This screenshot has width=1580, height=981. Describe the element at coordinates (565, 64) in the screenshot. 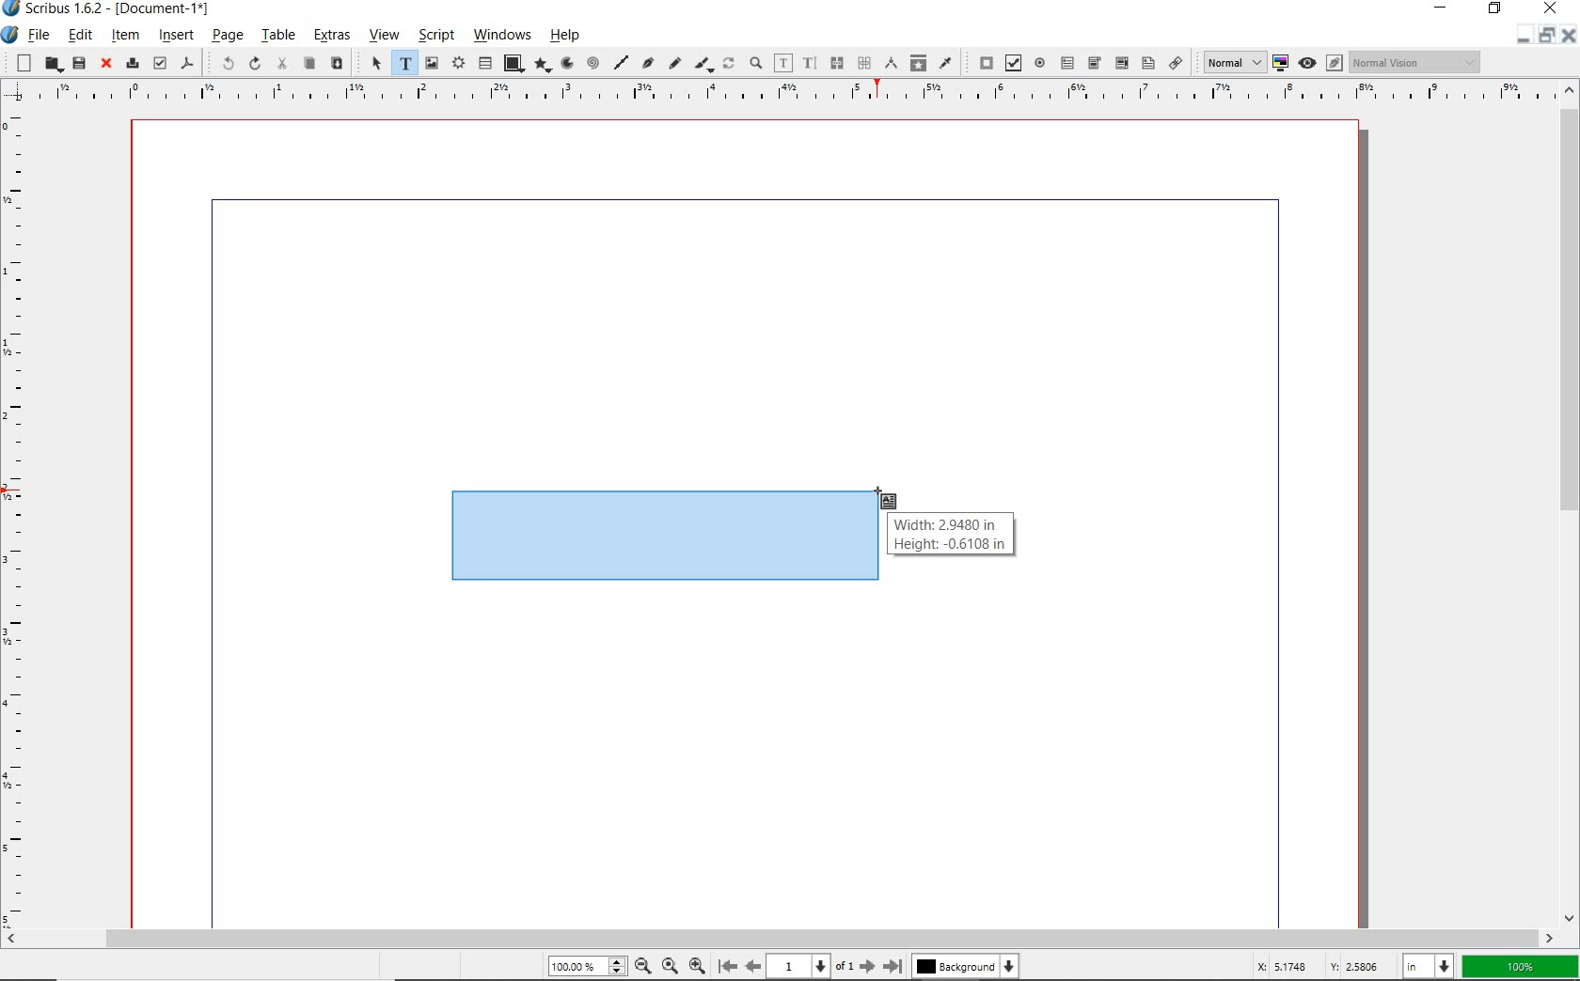

I see `arc` at that location.